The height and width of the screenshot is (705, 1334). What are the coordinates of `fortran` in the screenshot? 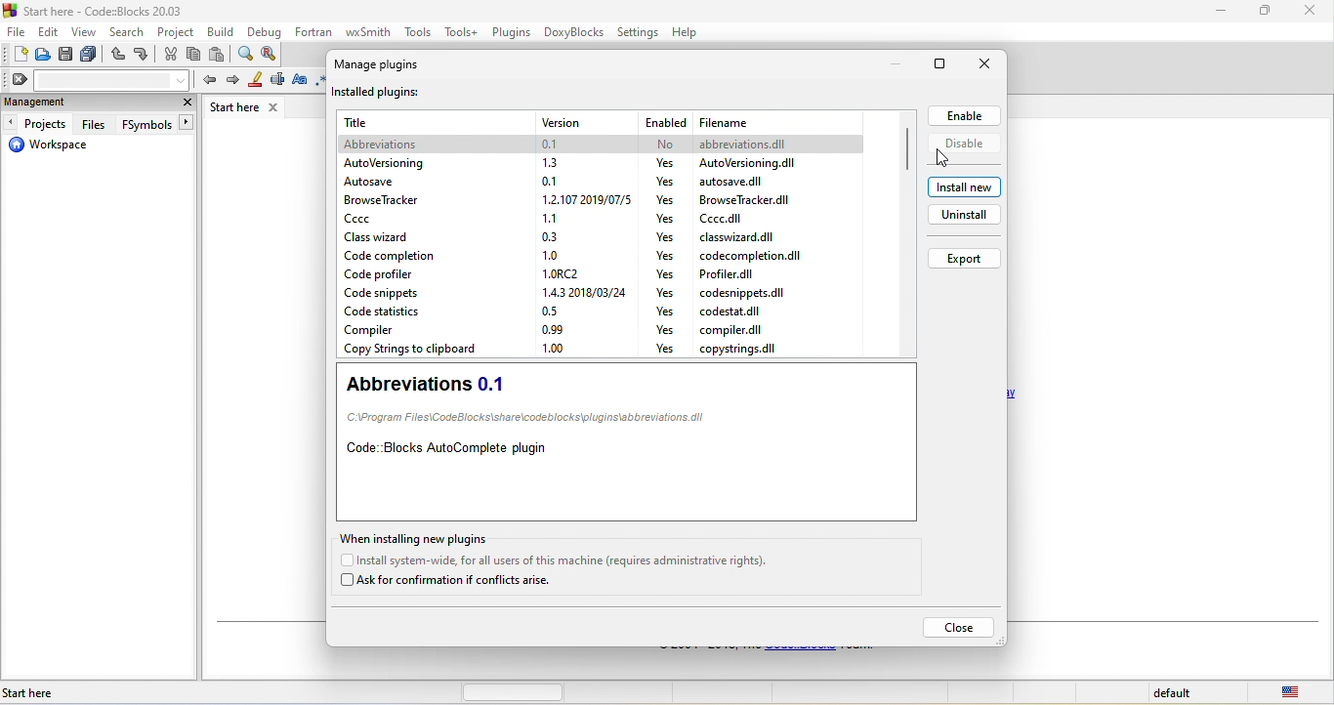 It's located at (313, 29).